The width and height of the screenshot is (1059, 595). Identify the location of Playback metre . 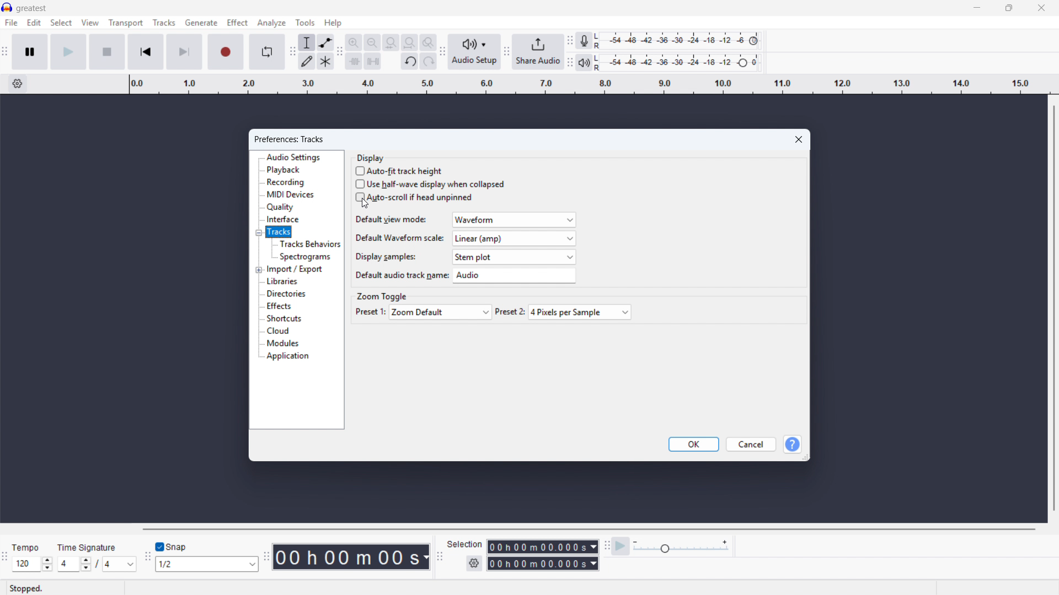
(584, 63).